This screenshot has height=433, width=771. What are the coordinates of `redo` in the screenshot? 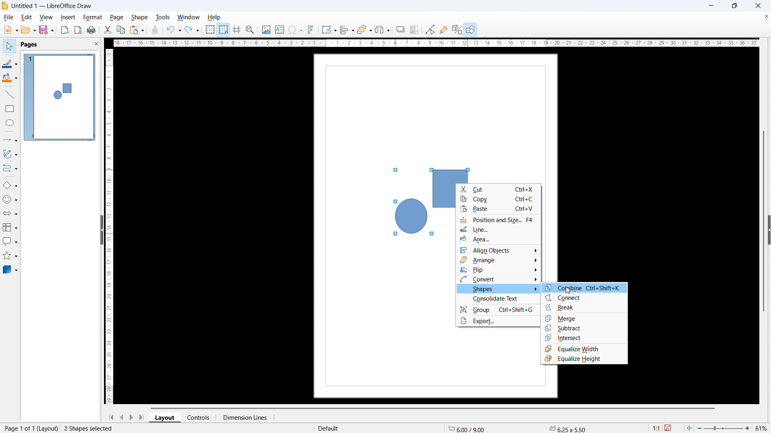 It's located at (193, 30).